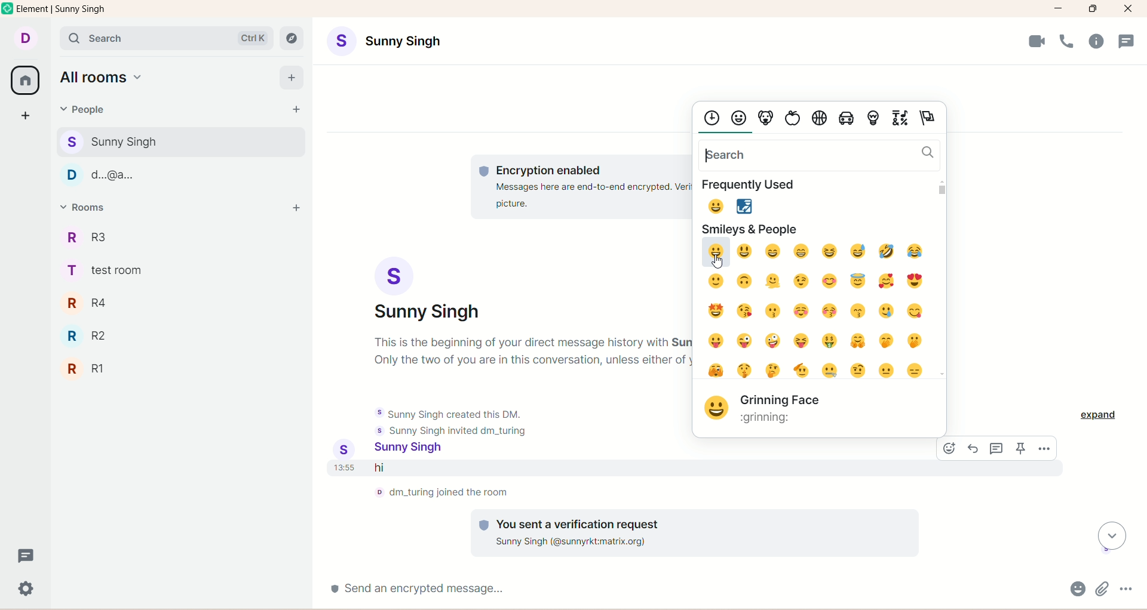 Image resolution: width=1147 pixels, height=610 pixels. I want to click on Shushing face, so click(745, 370).